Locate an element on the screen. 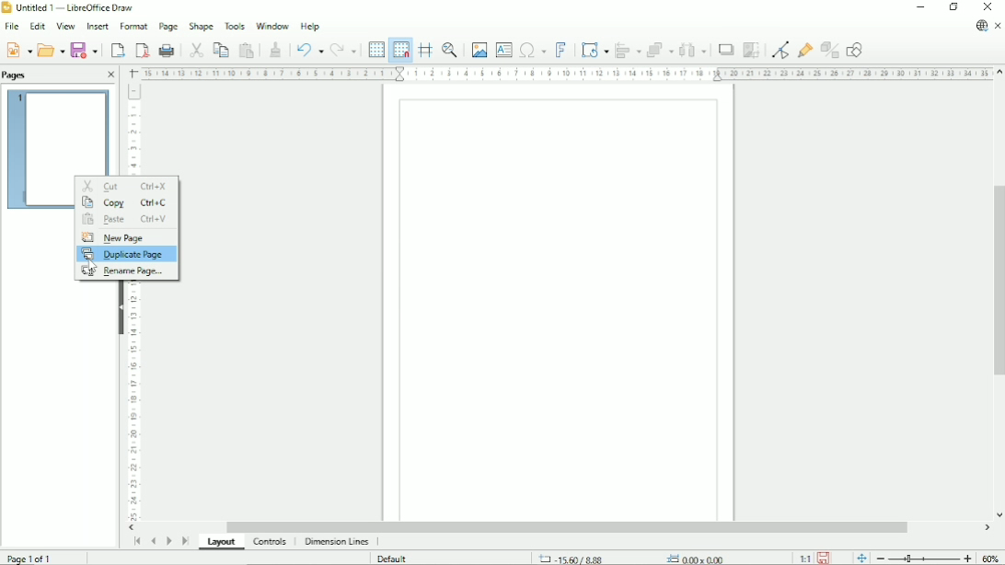  Scroll to next page is located at coordinates (168, 541).